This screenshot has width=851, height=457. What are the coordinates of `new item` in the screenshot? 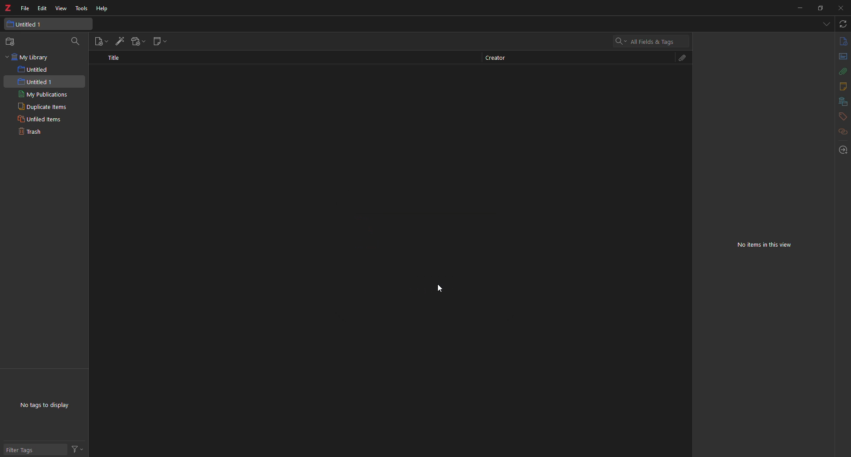 It's located at (101, 41).